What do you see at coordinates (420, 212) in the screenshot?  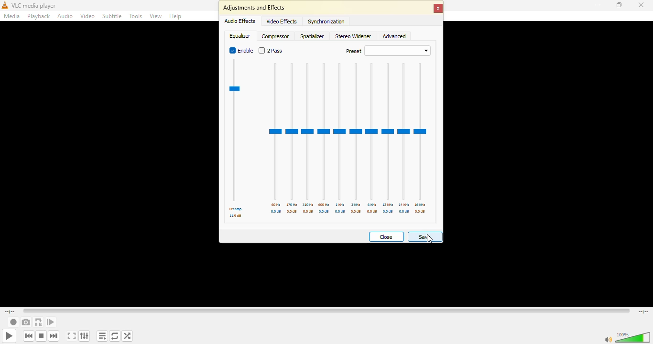 I see `db` at bounding box center [420, 212].